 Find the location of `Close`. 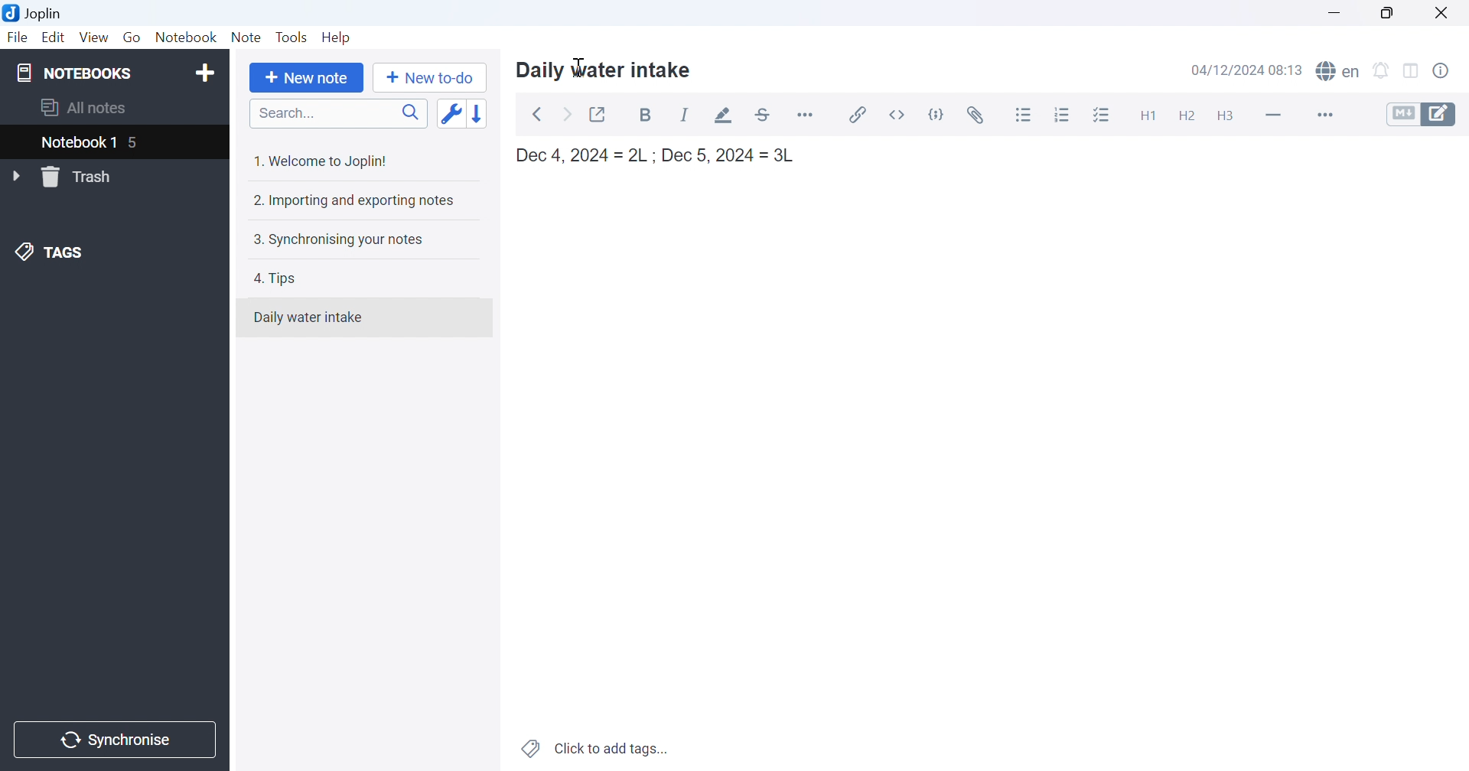

Close is located at coordinates (1447, 13).